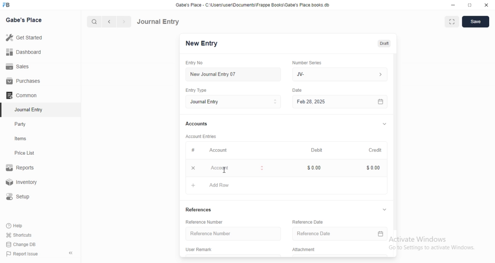 This screenshot has width=495, height=263. I want to click on save, so click(476, 22).